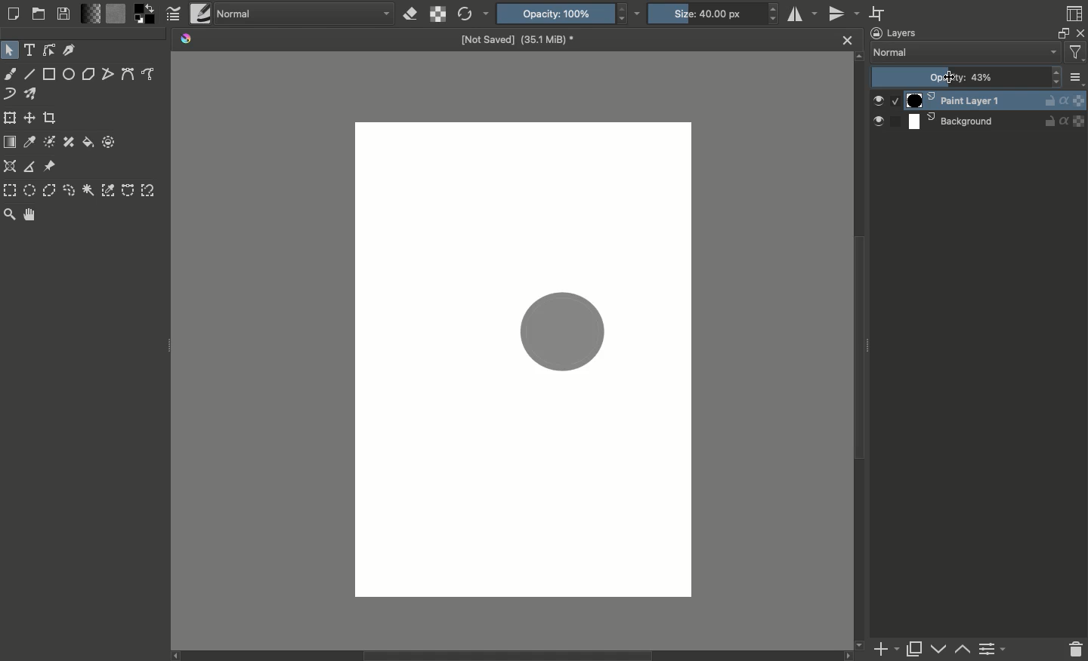 The width and height of the screenshot is (1088, 661). Describe the element at coordinates (412, 14) in the screenshot. I see `Erase mode` at that location.